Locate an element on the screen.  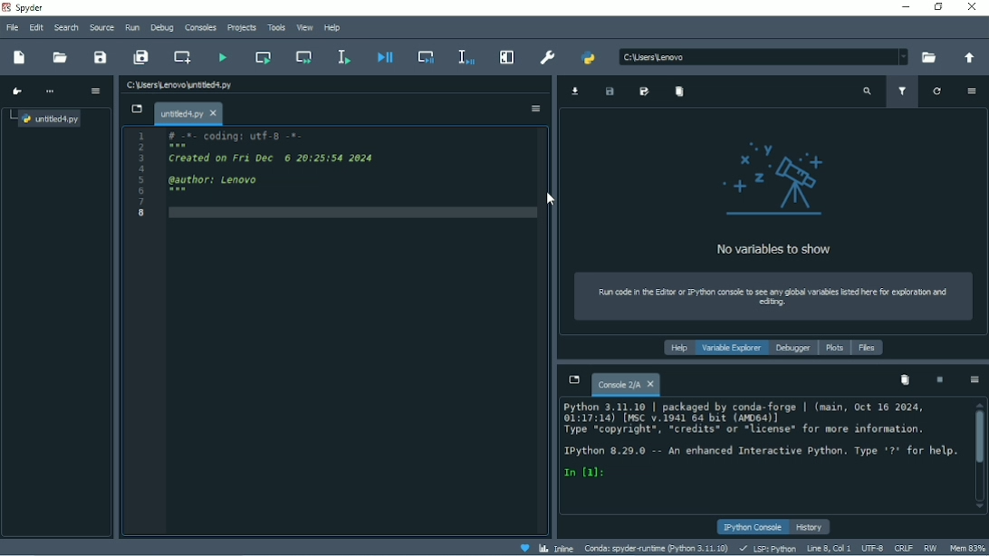
Line 8, Col 1 is located at coordinates (830, 547).